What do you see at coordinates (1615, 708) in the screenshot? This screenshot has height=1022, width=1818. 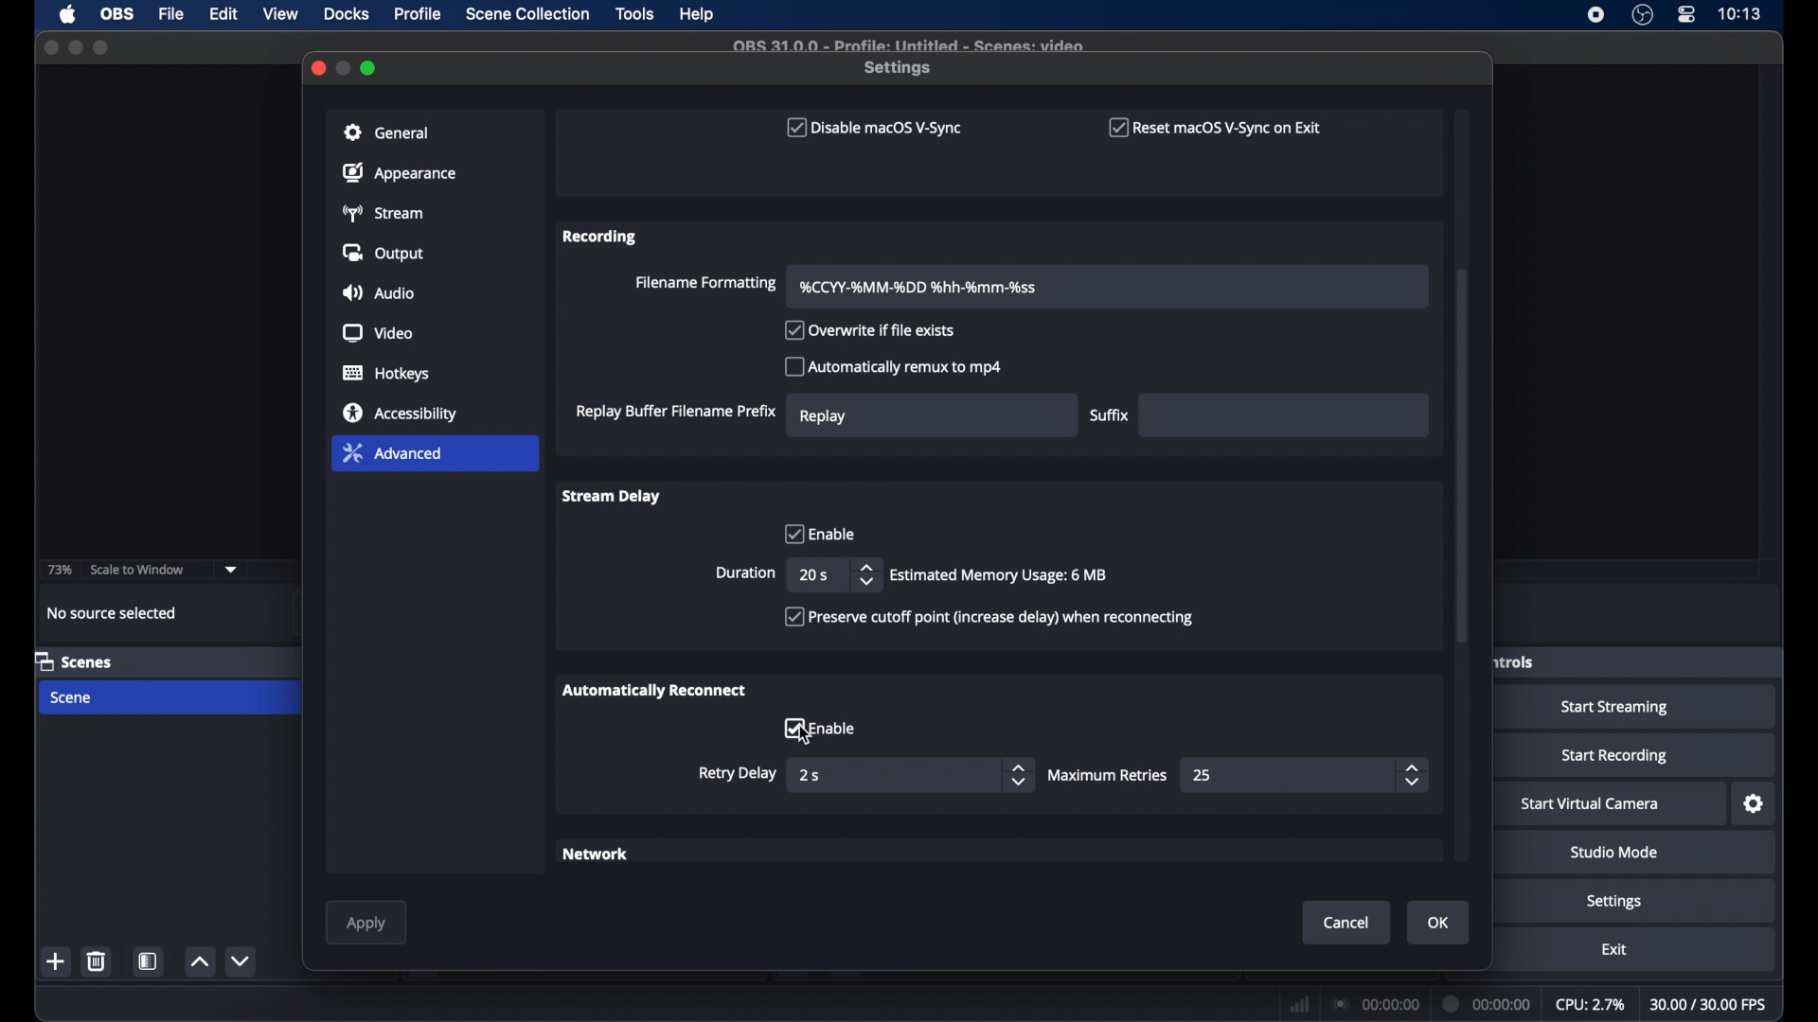 I see `start streaming` at bounding box center [1615, 708].